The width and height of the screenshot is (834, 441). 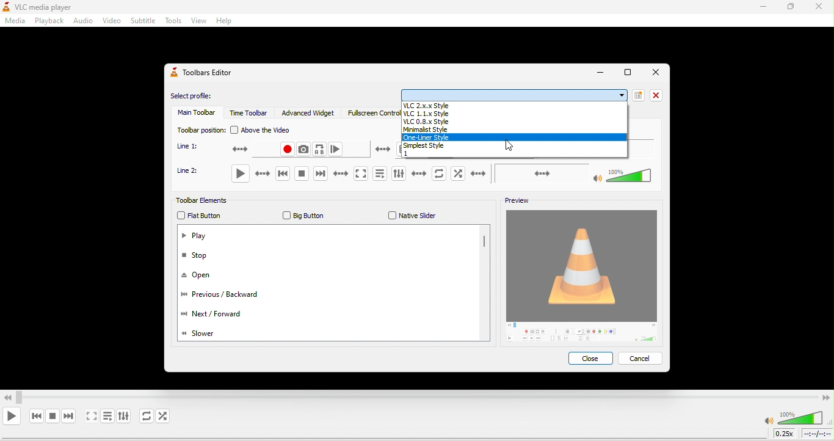 What do you see at coordinates (84, 21) in the screenshot?
I see `audio` at bounding box center [84, 21].